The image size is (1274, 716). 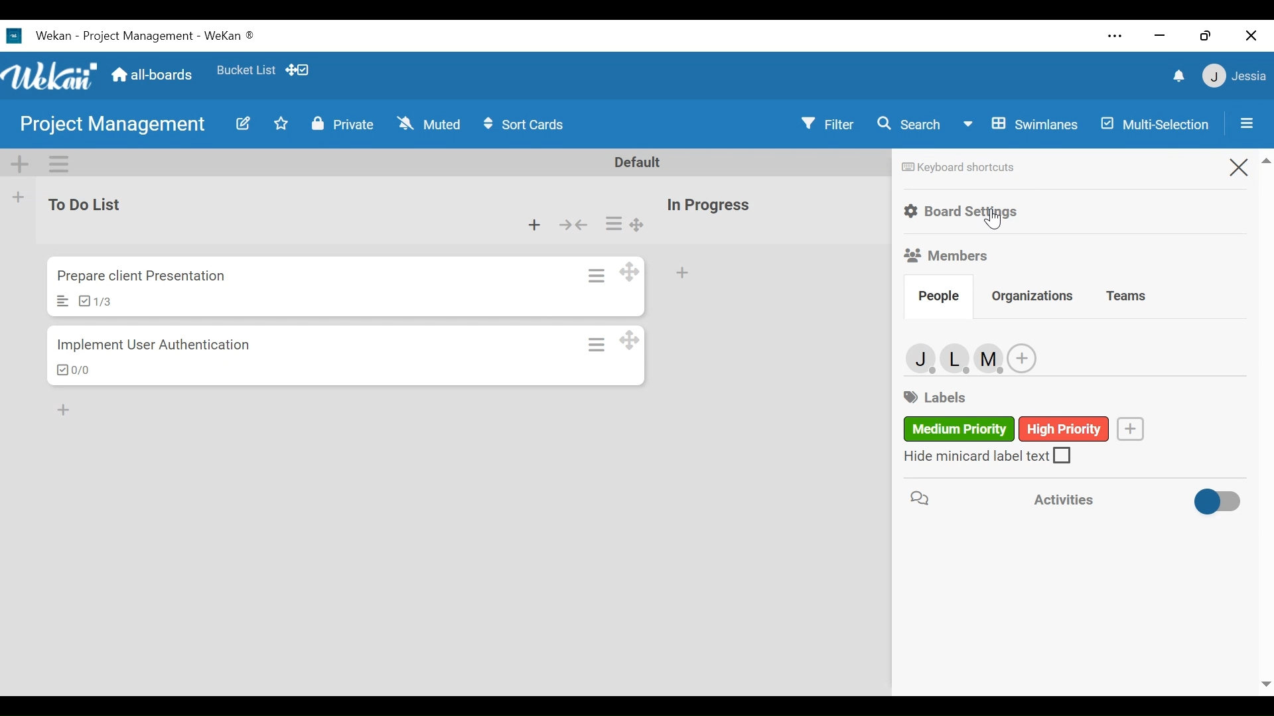 I want to click on restore, so click(x=1207, y=36).